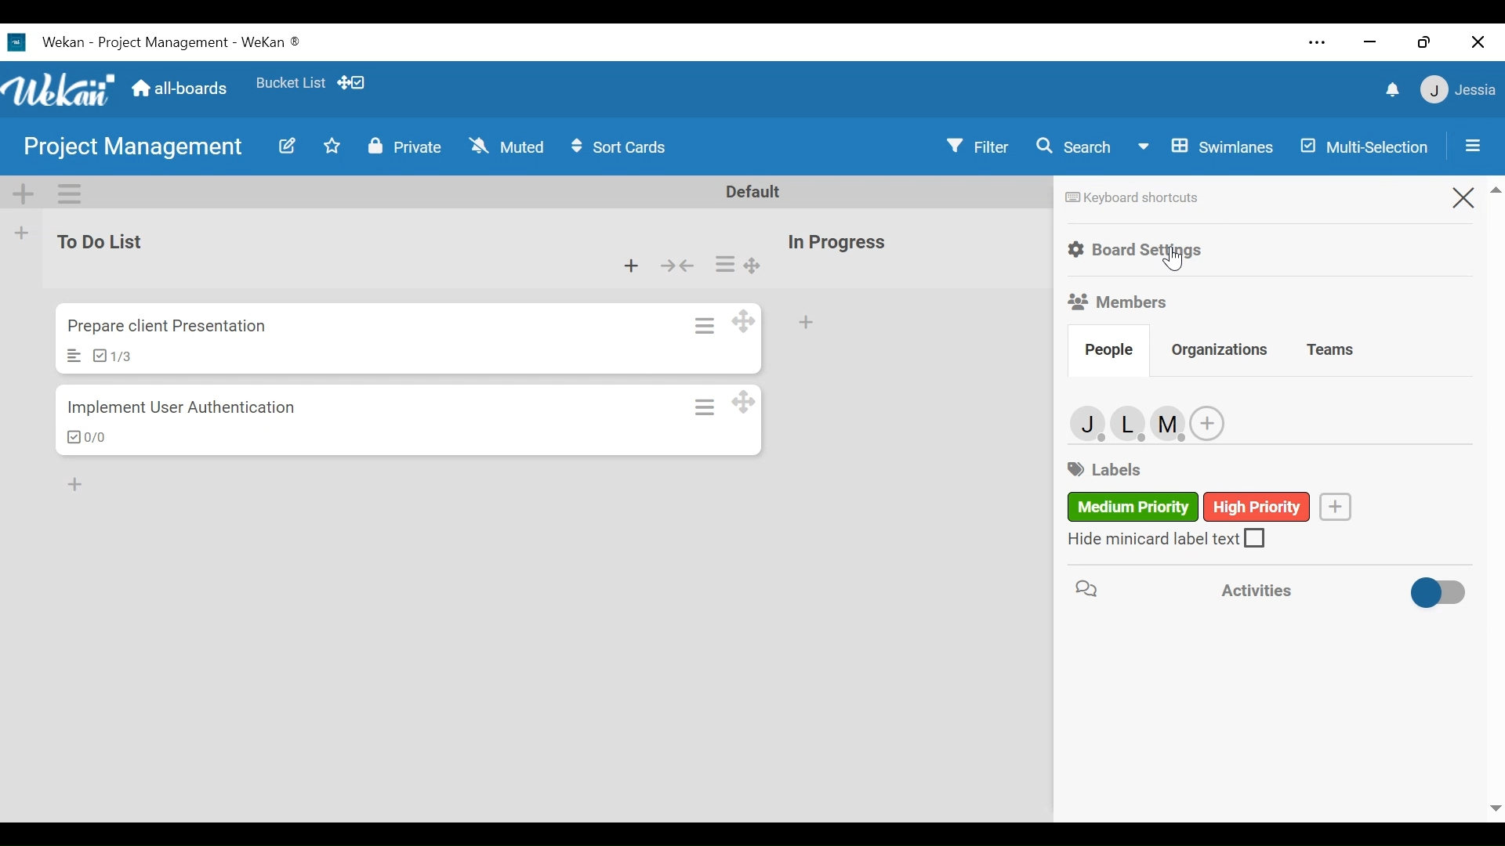 Image resolution: width=1505 pixels, height=846 pixels. What do you see at coordinates (1373, 42) in the screenshot?
I see `close` at bounding box center [1373, 42].